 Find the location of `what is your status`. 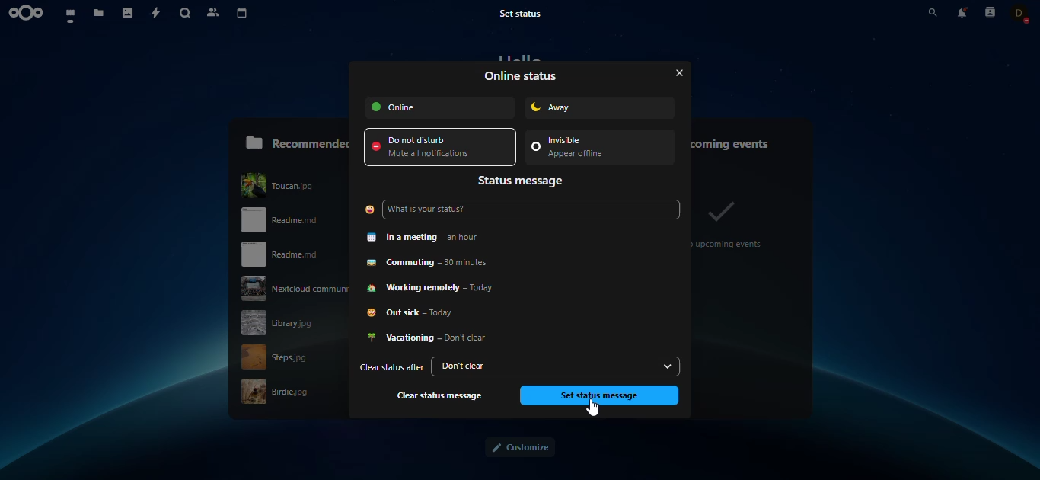

what is your status is located at coordinates (437, 211).